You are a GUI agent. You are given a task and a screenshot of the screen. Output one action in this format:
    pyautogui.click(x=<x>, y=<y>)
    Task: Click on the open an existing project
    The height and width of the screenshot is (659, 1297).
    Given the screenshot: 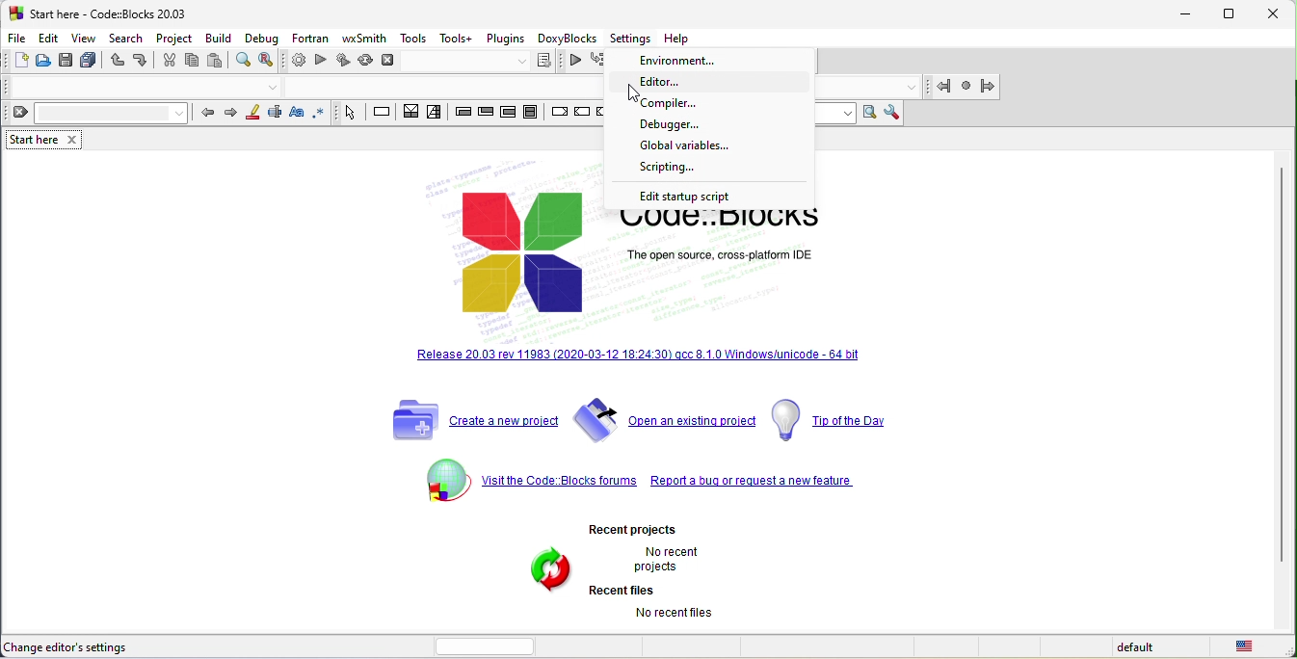 What is the action you would take?
    pyautogui.click(x=661, y=419)
    